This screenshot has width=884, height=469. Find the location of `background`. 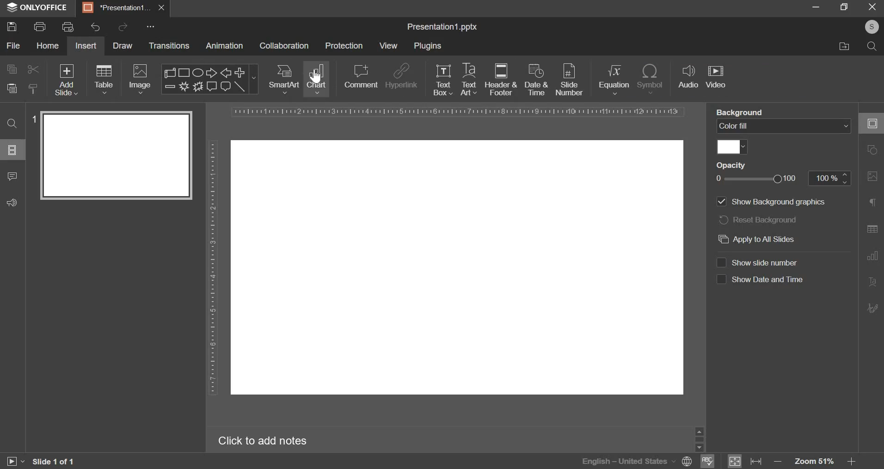

background is located at coordinates (743, 111).